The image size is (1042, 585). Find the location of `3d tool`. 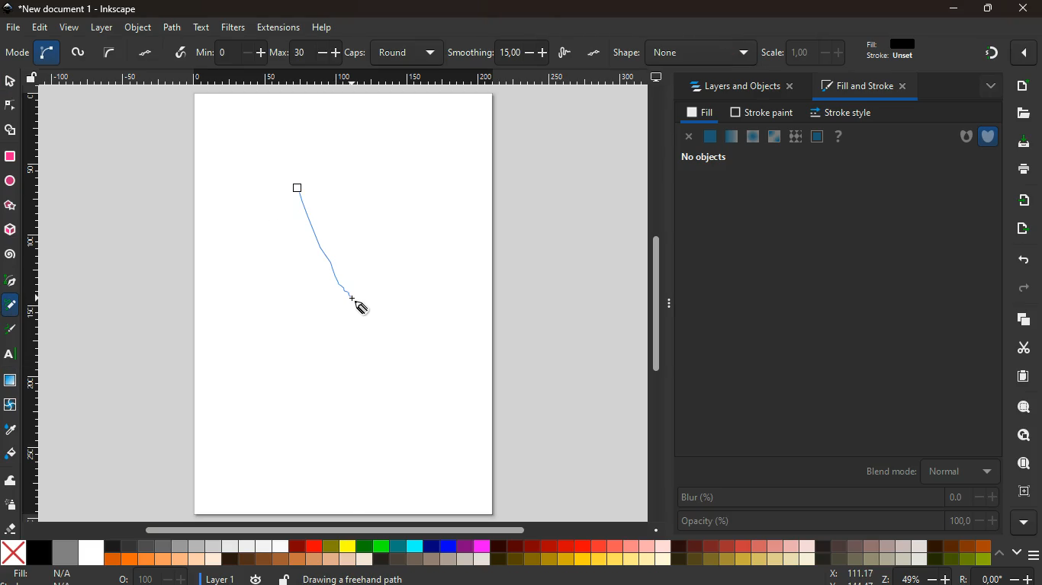

3d tool is located at coordinates (9, 230).